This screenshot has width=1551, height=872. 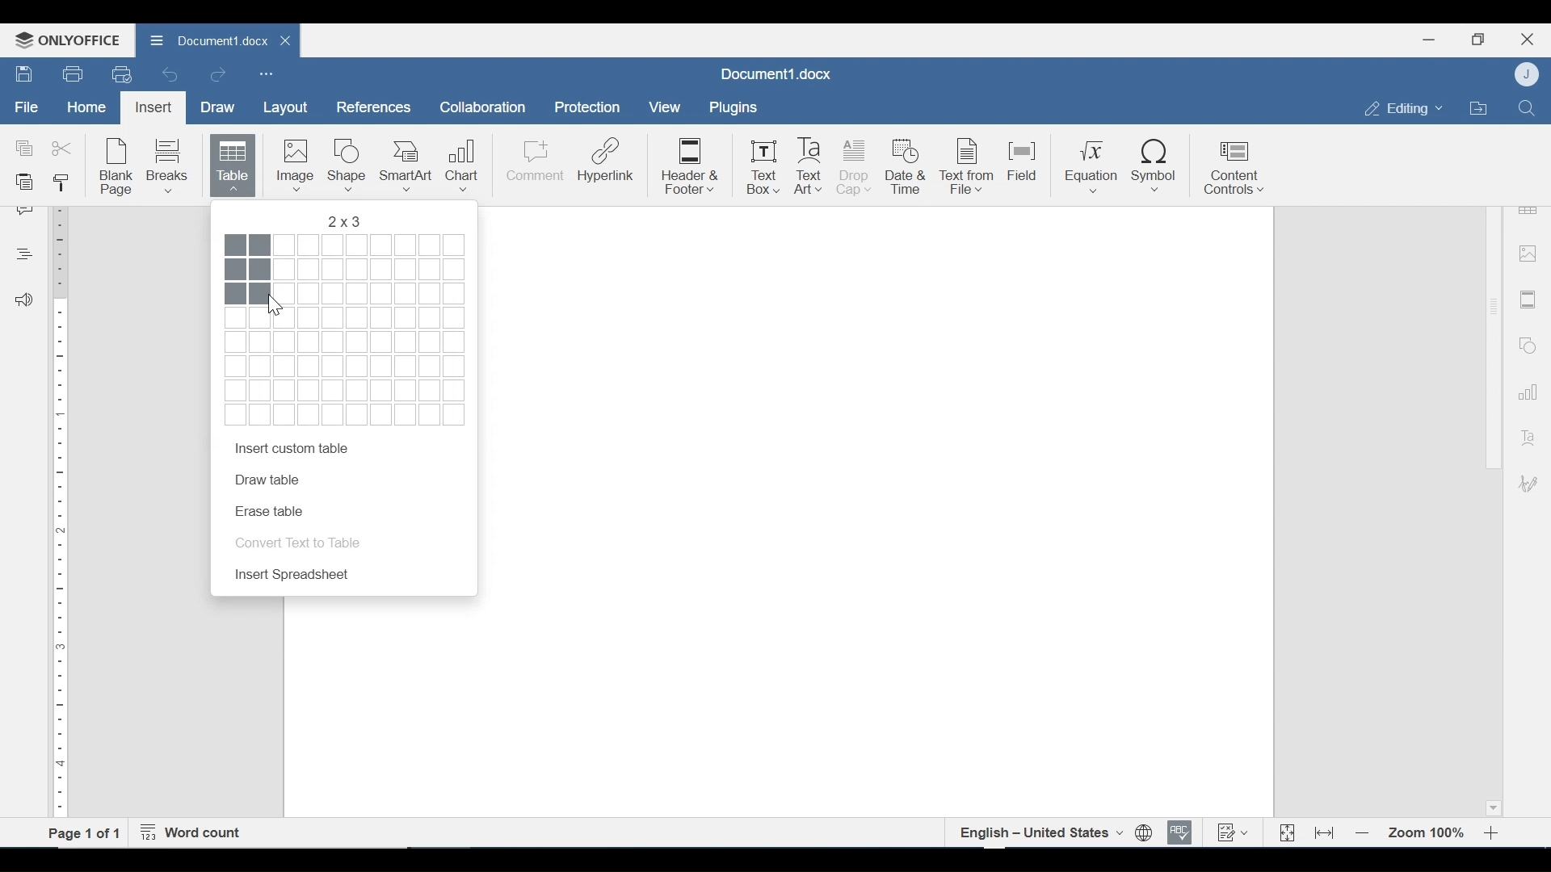 I want to click on Header & Footer, so click(x=690, y=168).